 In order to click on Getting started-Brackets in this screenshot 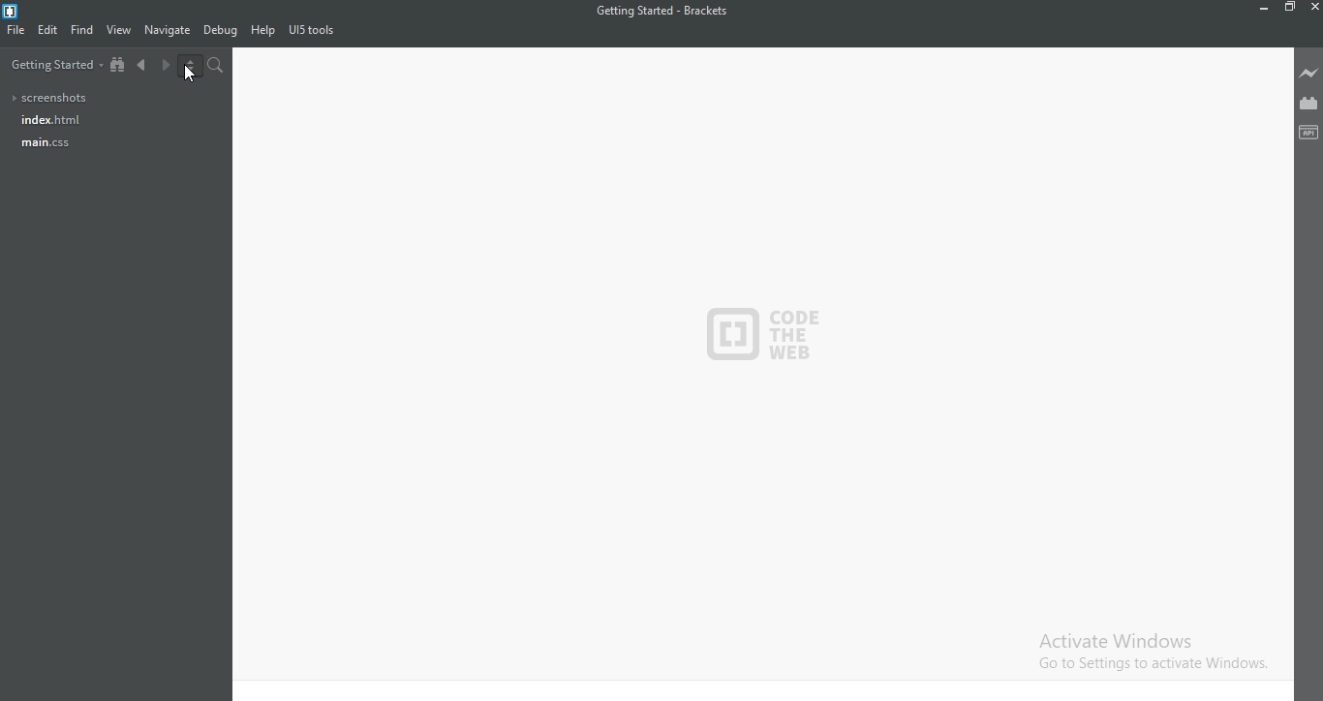, I will do `click(661, 12)`.